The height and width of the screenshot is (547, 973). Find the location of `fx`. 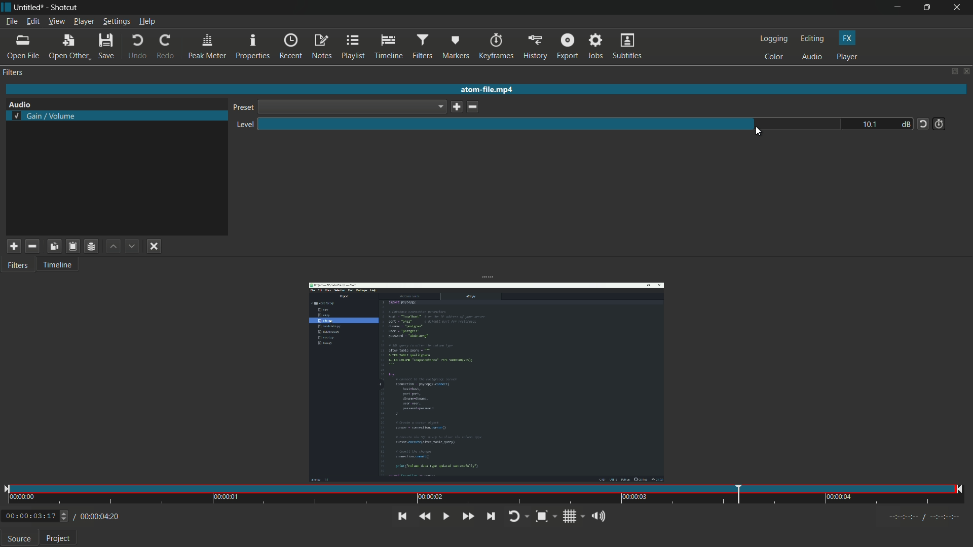

fx is located at coordinates (847, 38).